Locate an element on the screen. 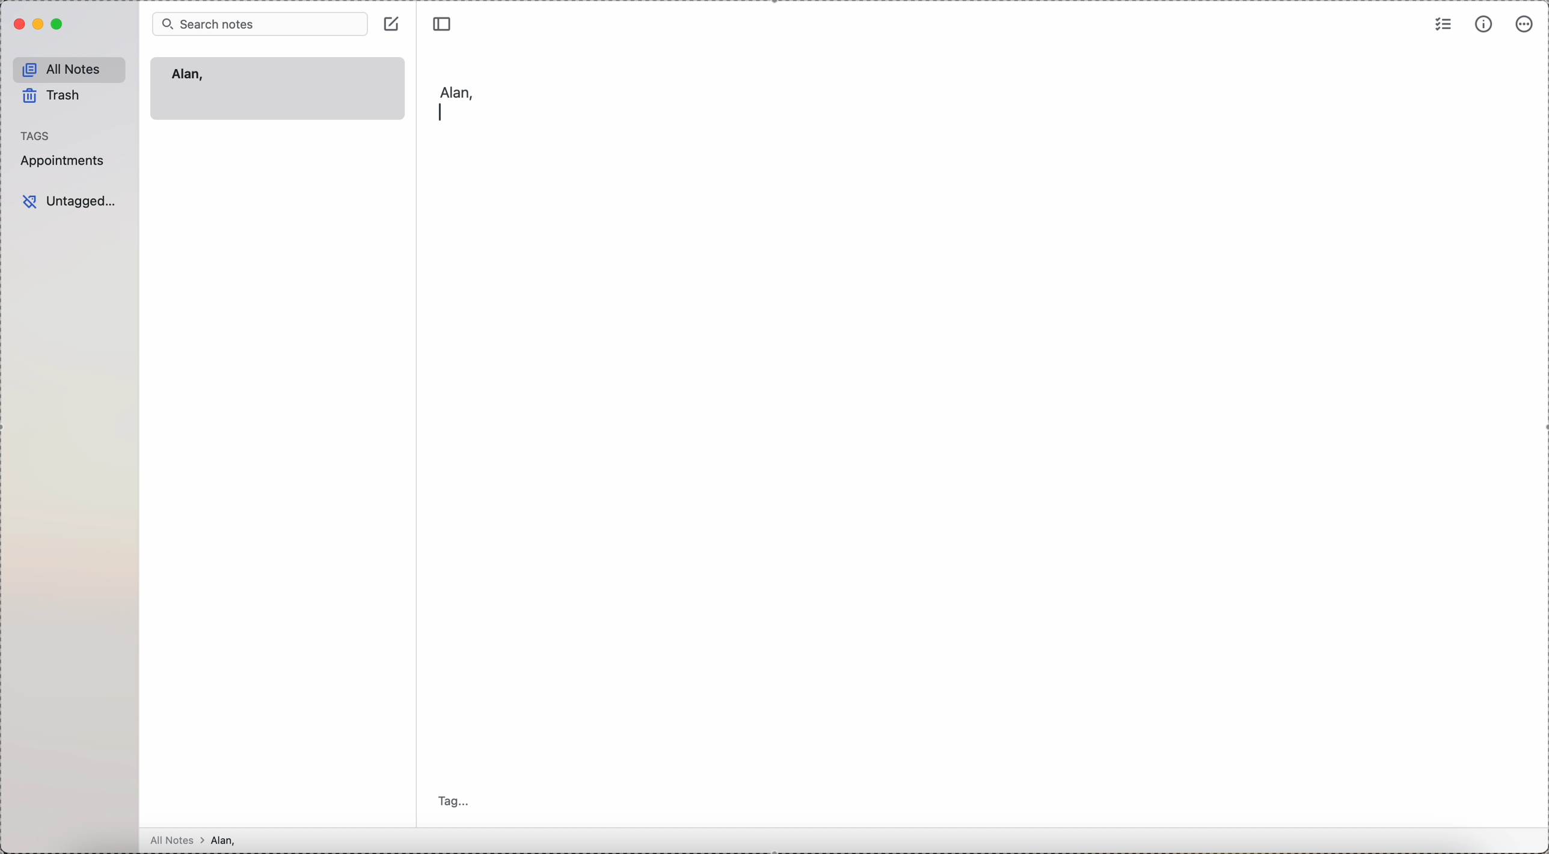 The width and height of the screenshot is (1549, 854). check list is located at coordinates (1444, 23).